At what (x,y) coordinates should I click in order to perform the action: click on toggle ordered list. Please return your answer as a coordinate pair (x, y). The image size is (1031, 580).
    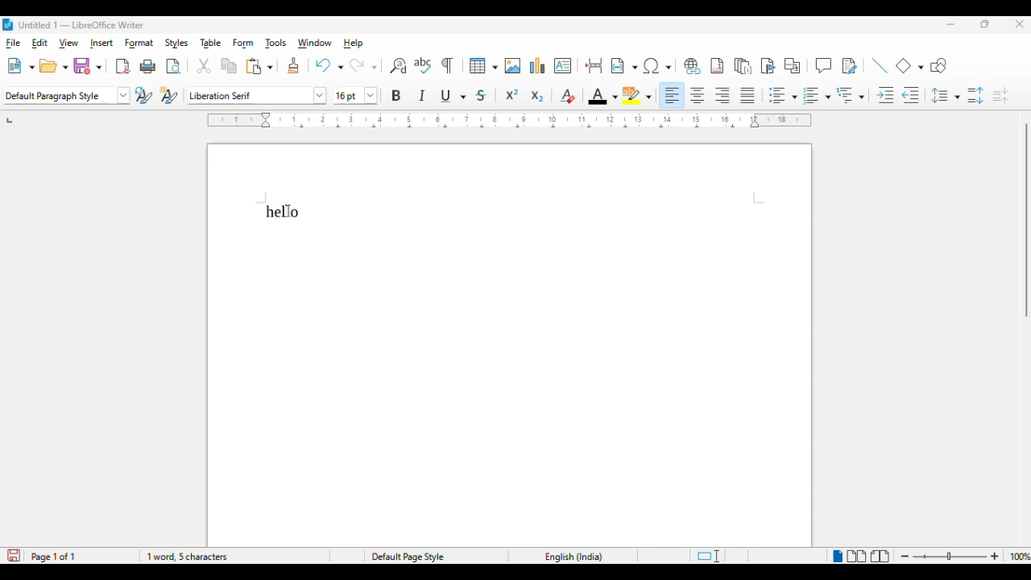
    Looking at the image, I should click on (817, 95).